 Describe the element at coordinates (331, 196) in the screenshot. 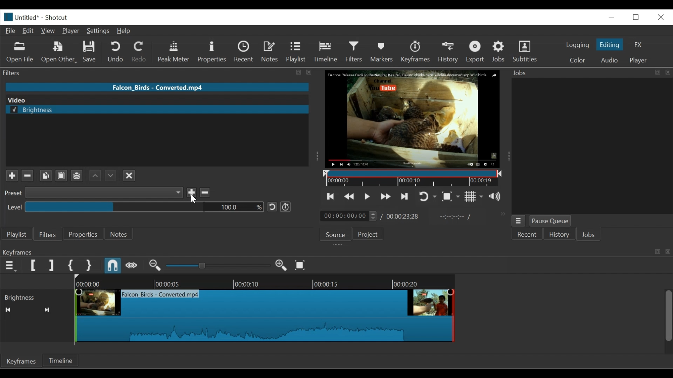

I see `Skip to the previous point` at that location.